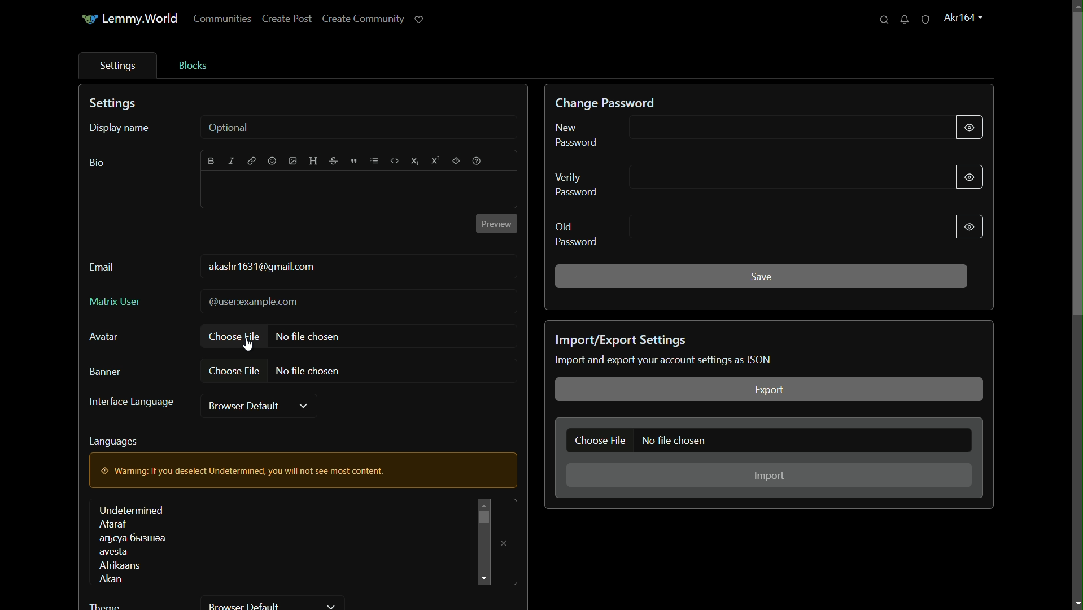 The width and height of the screenshot is (1083, 610). What do you see at coordinates (415, 162) in the screenshot?
I see `subscript` at bounding box center [415, 162].